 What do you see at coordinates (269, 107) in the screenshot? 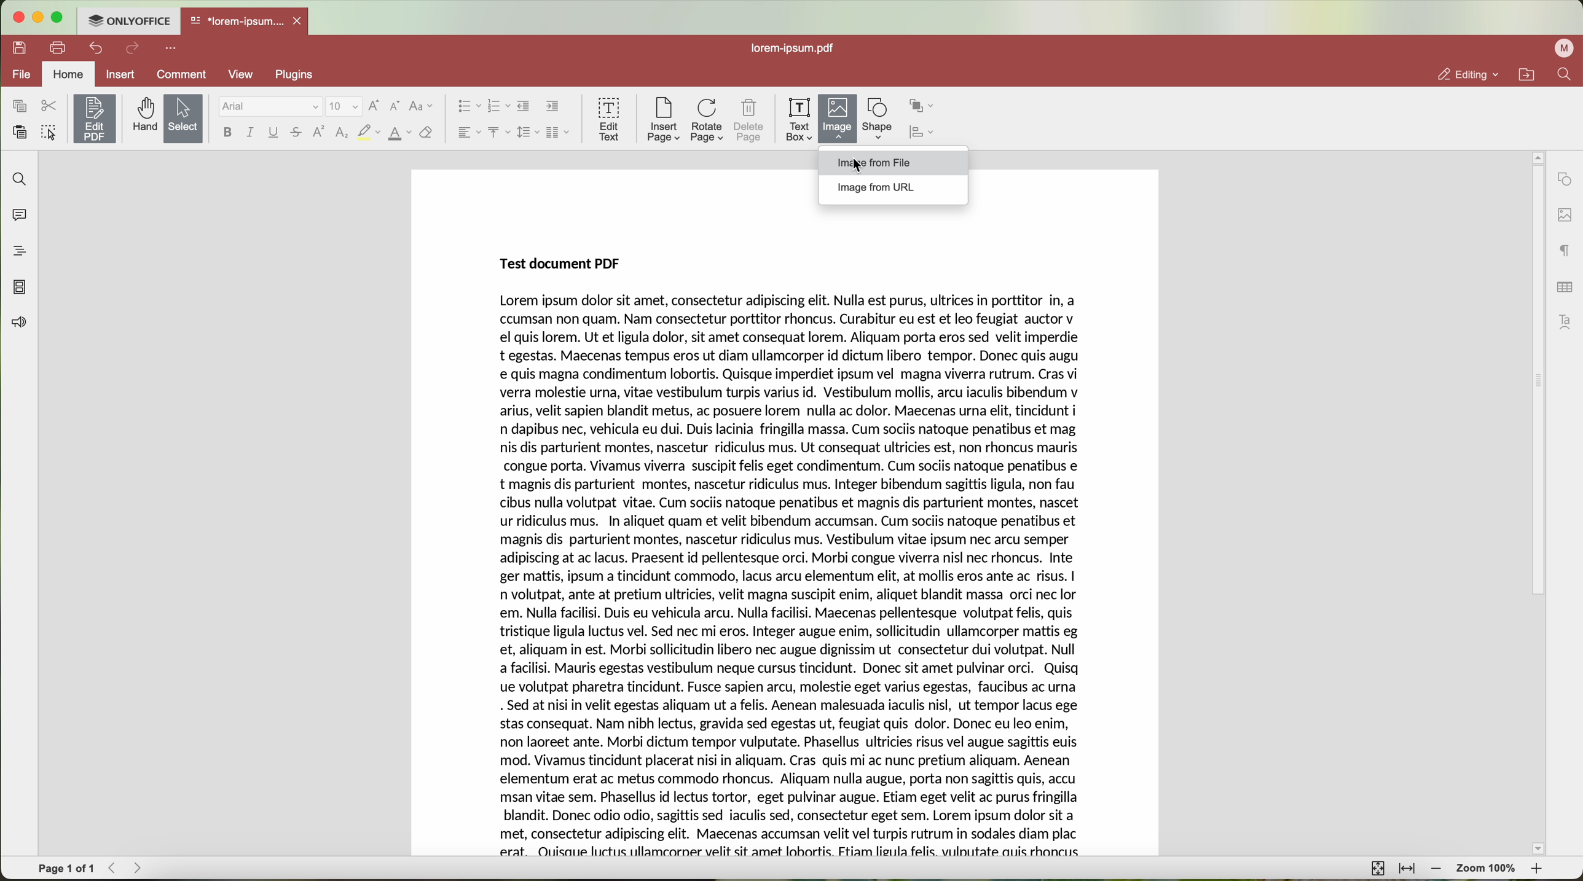
I see `Arial` at bounding box center [269, 107].